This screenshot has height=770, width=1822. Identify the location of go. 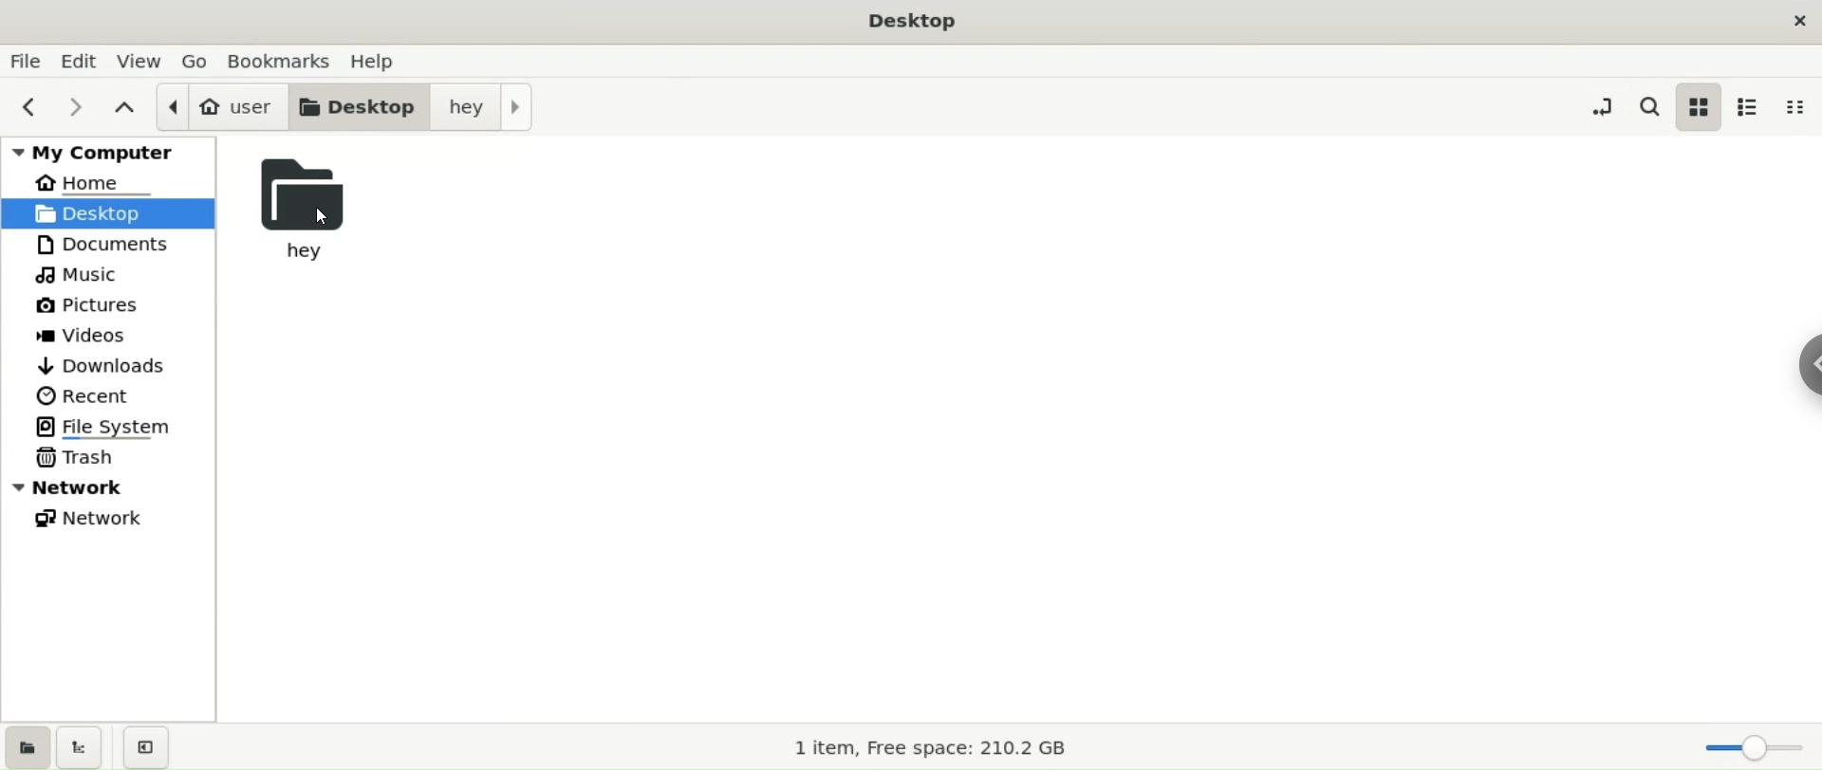
(200, 59).